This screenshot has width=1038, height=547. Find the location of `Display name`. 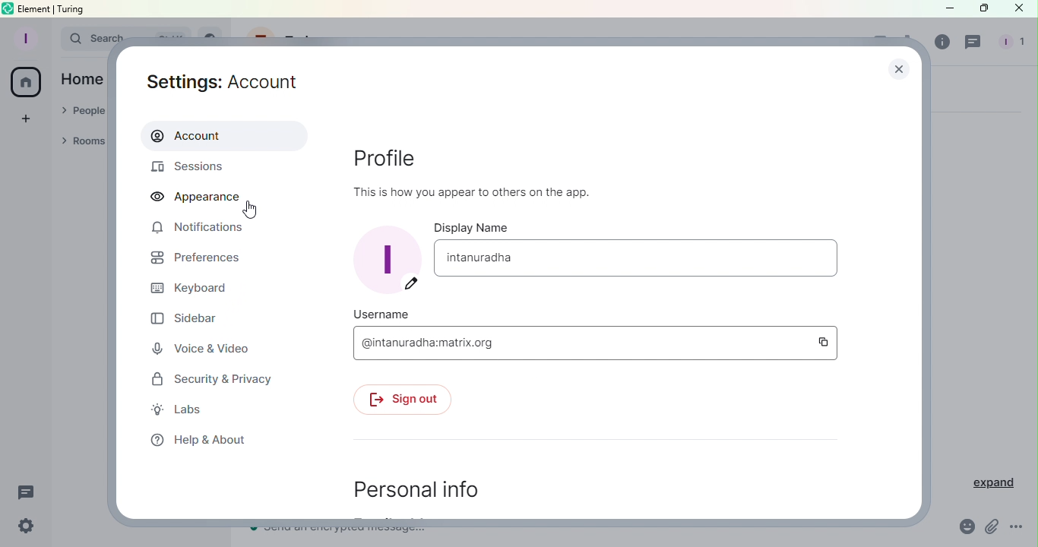

Display name is located at coordinates (638, 257).